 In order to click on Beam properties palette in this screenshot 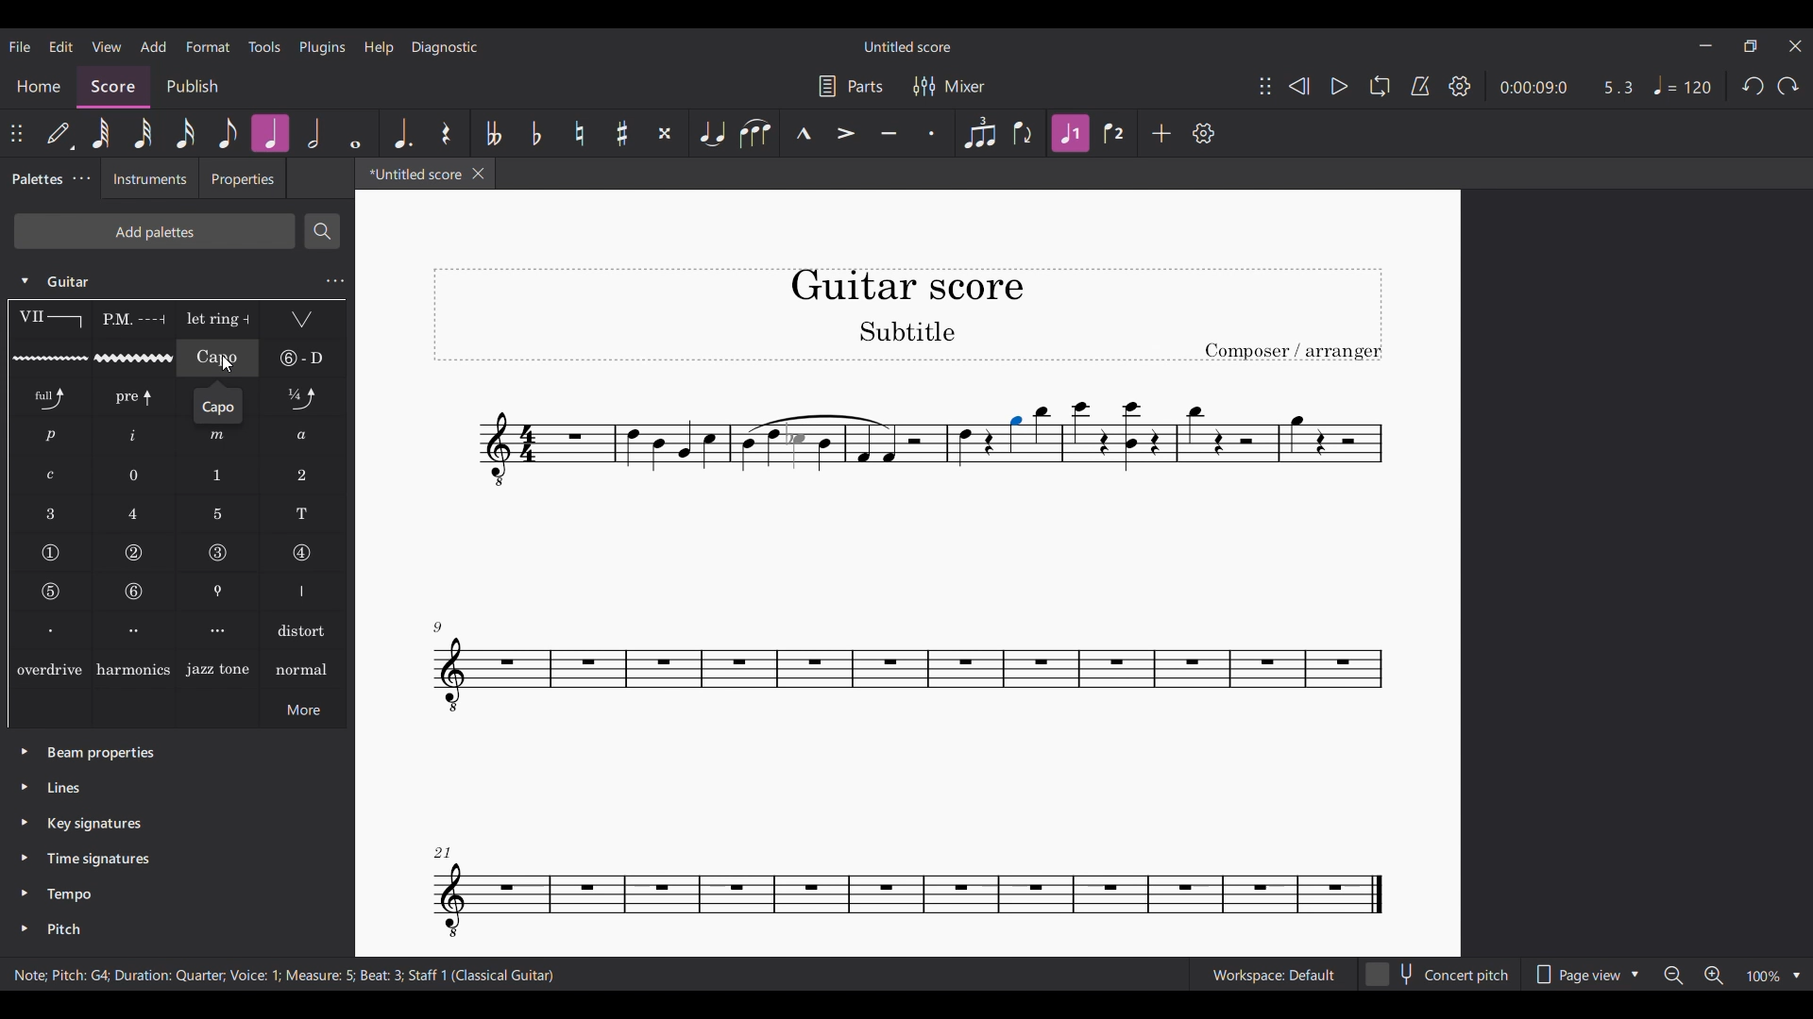, I will do `click(101, 754)`.